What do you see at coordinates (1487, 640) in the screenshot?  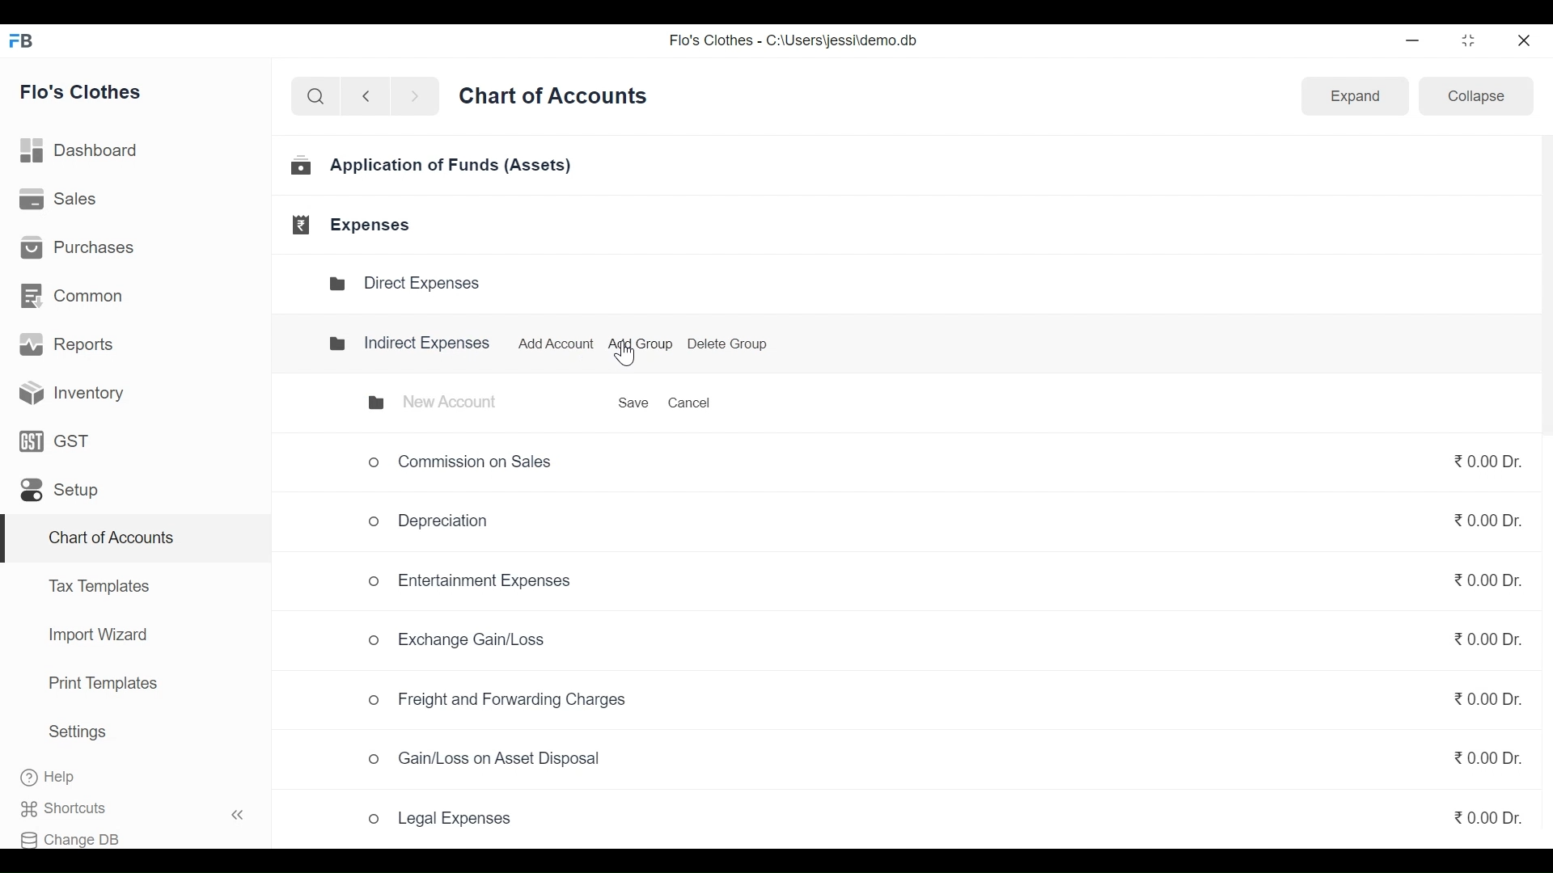 I see `₹0.00 Dr.` at bounding box center [1487, 640].